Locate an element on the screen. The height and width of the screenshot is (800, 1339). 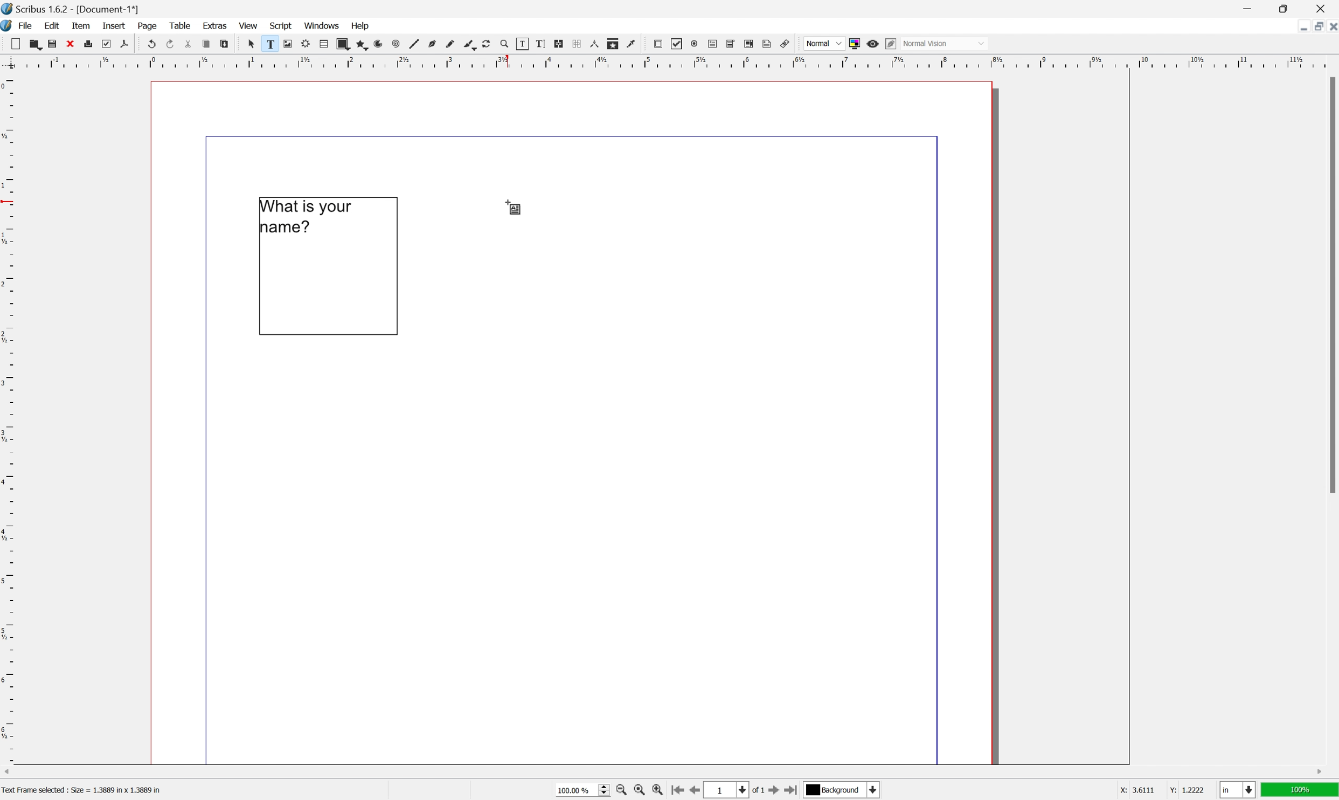
link annotation is located at coordinates (786, 44).